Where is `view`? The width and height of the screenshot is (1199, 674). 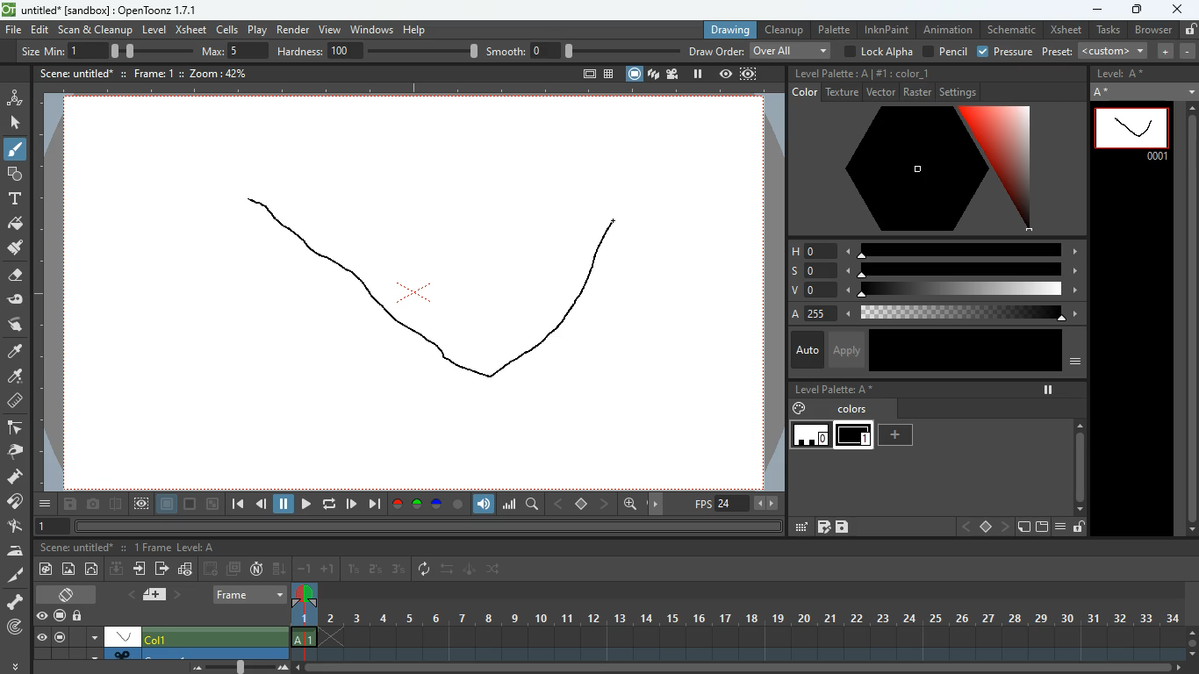 view is located at coordinates (328, 27).